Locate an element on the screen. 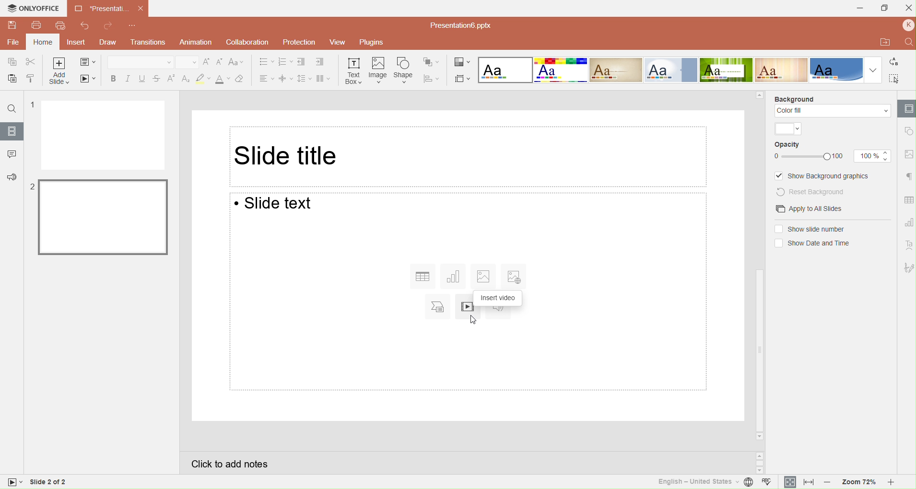 The width and height of the screenshot is (916, 489). Lines is located at coordinates (782, 70).